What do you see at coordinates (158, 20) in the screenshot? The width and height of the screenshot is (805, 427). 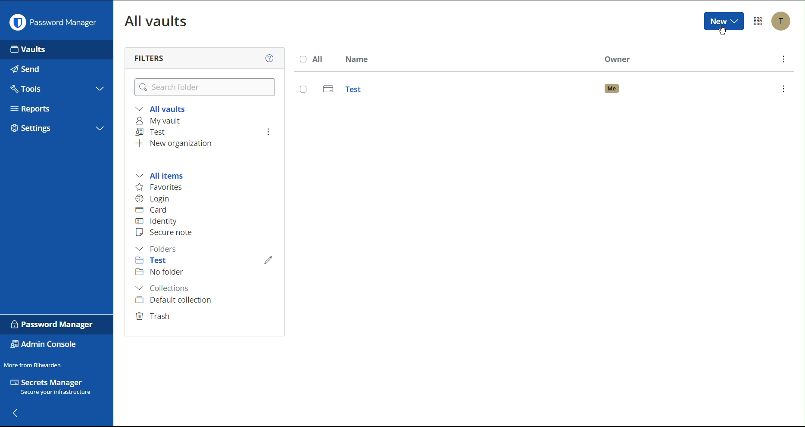 I see `All Vaults` at bounding box center [158, 20].